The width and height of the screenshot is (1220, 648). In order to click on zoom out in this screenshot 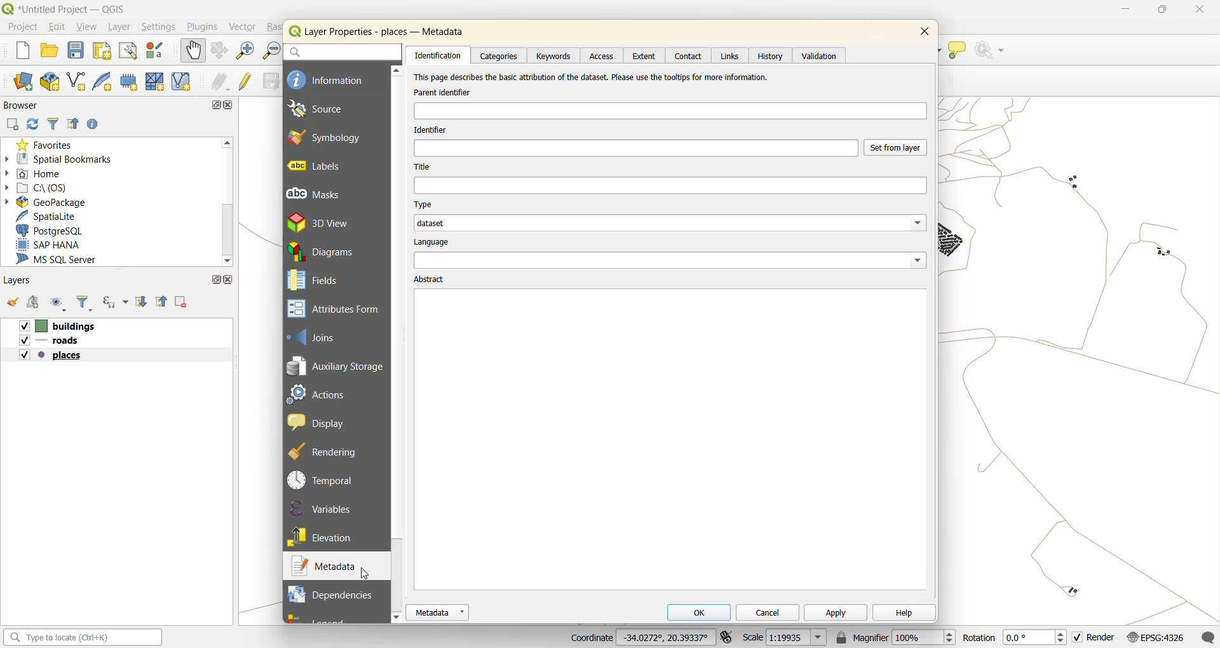, I will do `click(271, 49)`.